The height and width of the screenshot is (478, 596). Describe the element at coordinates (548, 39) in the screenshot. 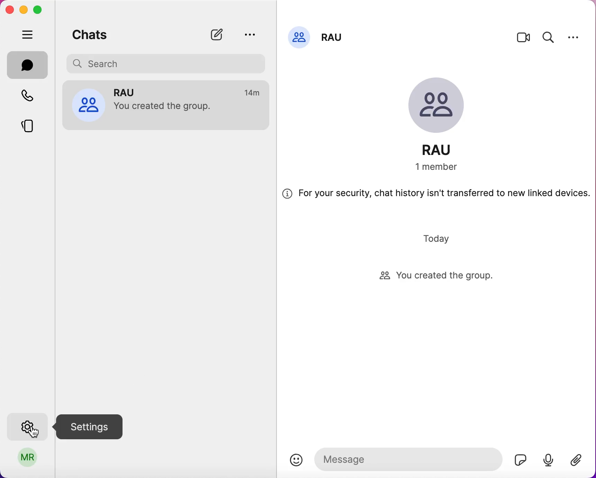

I see `search` at that location.